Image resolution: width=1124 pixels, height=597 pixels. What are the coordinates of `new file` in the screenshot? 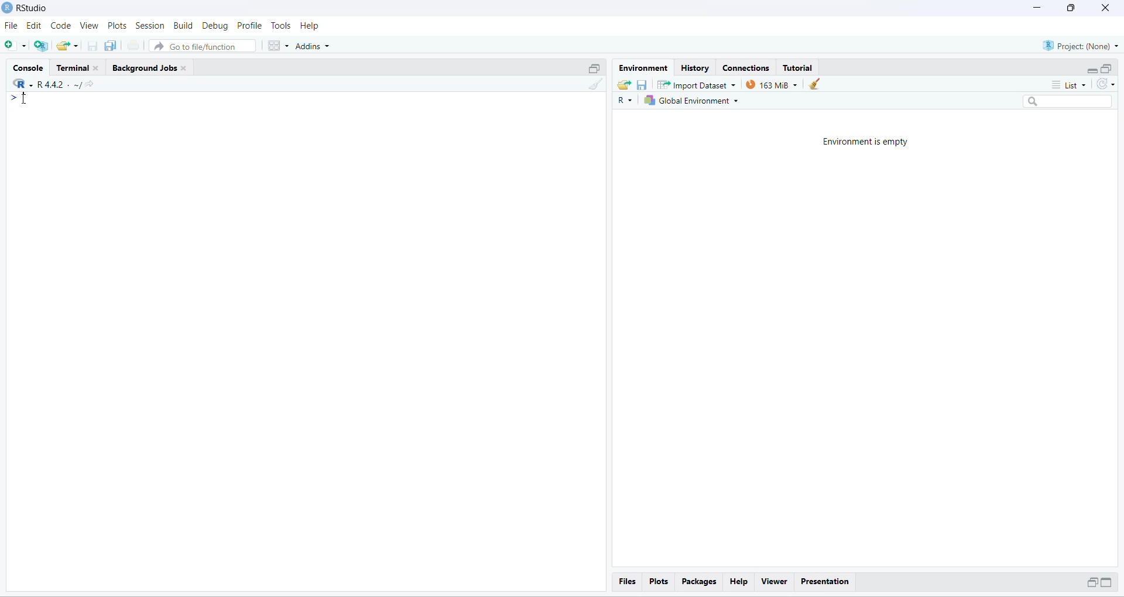 It's located at (13, 44).